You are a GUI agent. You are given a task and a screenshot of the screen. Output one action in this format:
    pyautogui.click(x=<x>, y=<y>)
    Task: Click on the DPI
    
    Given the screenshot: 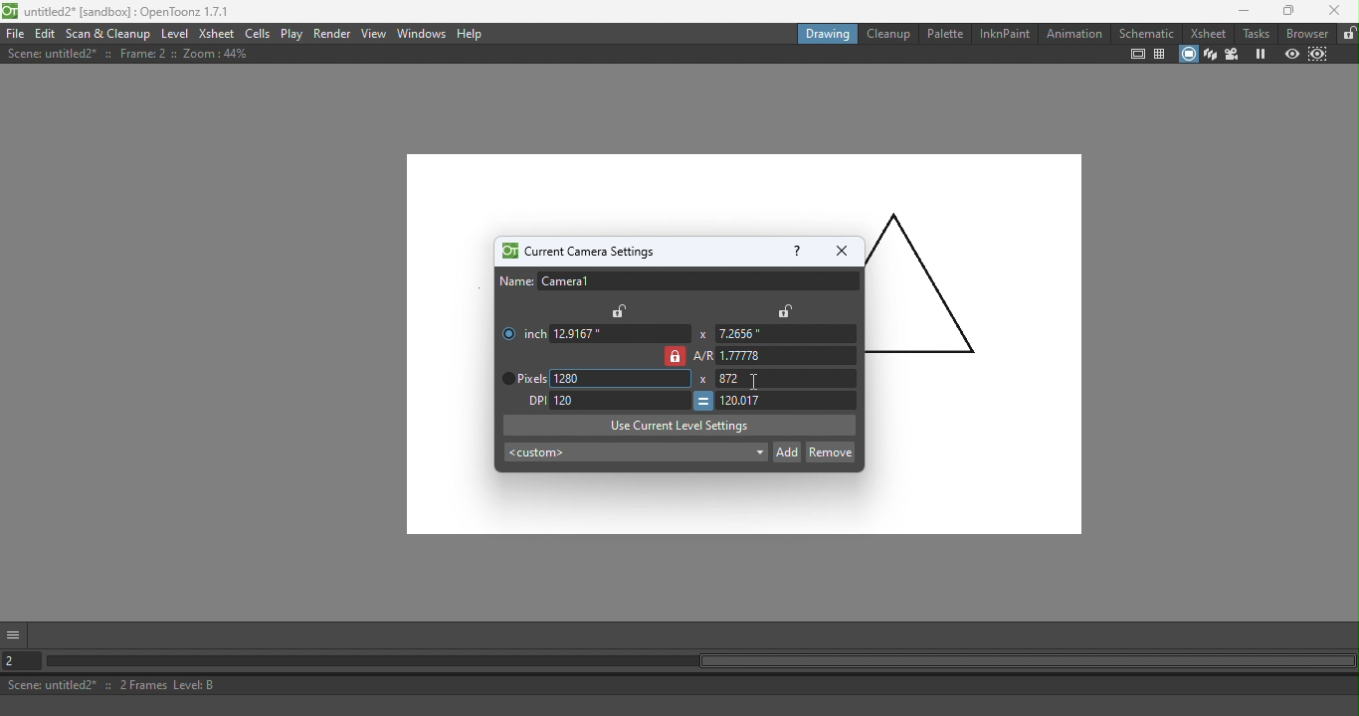 What is the action you would take?
    pyautogui.click(x=531, y=401)
    